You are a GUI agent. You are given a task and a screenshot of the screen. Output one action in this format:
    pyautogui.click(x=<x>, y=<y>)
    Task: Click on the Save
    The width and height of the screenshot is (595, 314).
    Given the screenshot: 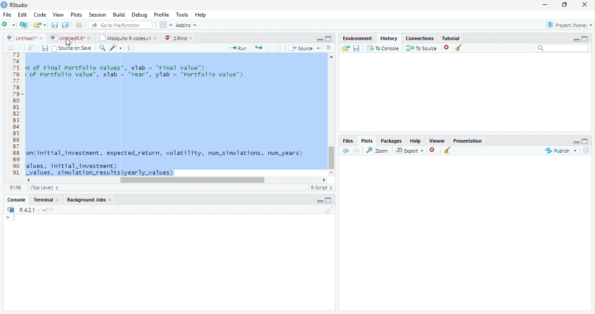 What is the action you would take?
    pyautogui.click(x=356, y=48)
    